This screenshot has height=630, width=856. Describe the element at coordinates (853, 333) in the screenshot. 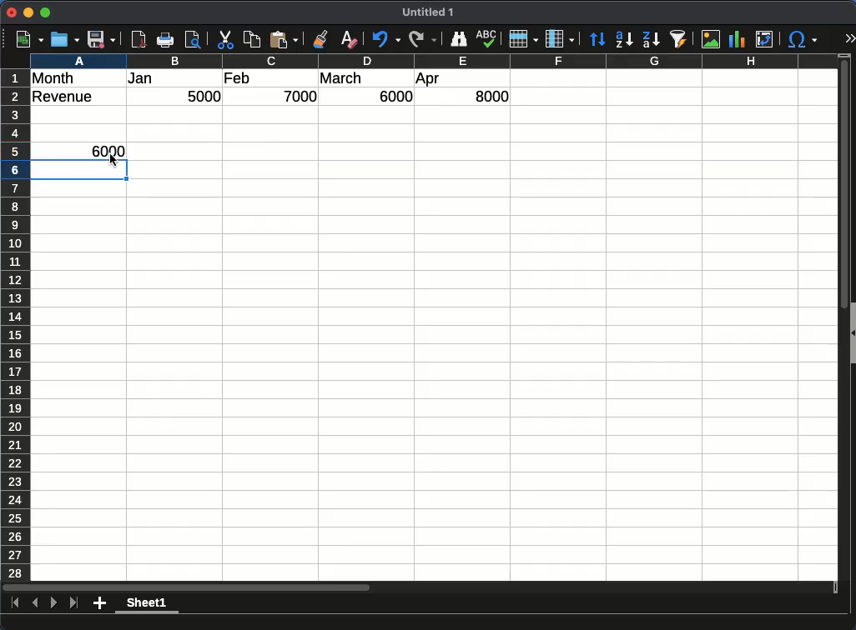

I see `Collapse/Expand` at that location.